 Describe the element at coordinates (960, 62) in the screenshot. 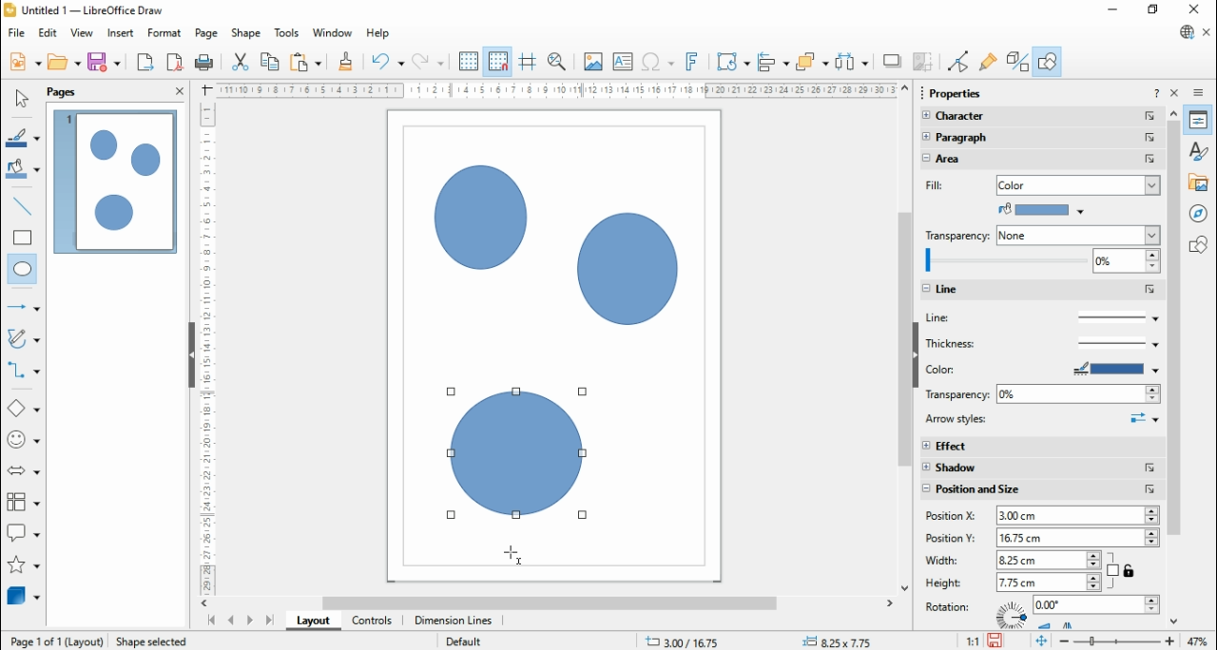

I see `toggle point edit mode` at that location.